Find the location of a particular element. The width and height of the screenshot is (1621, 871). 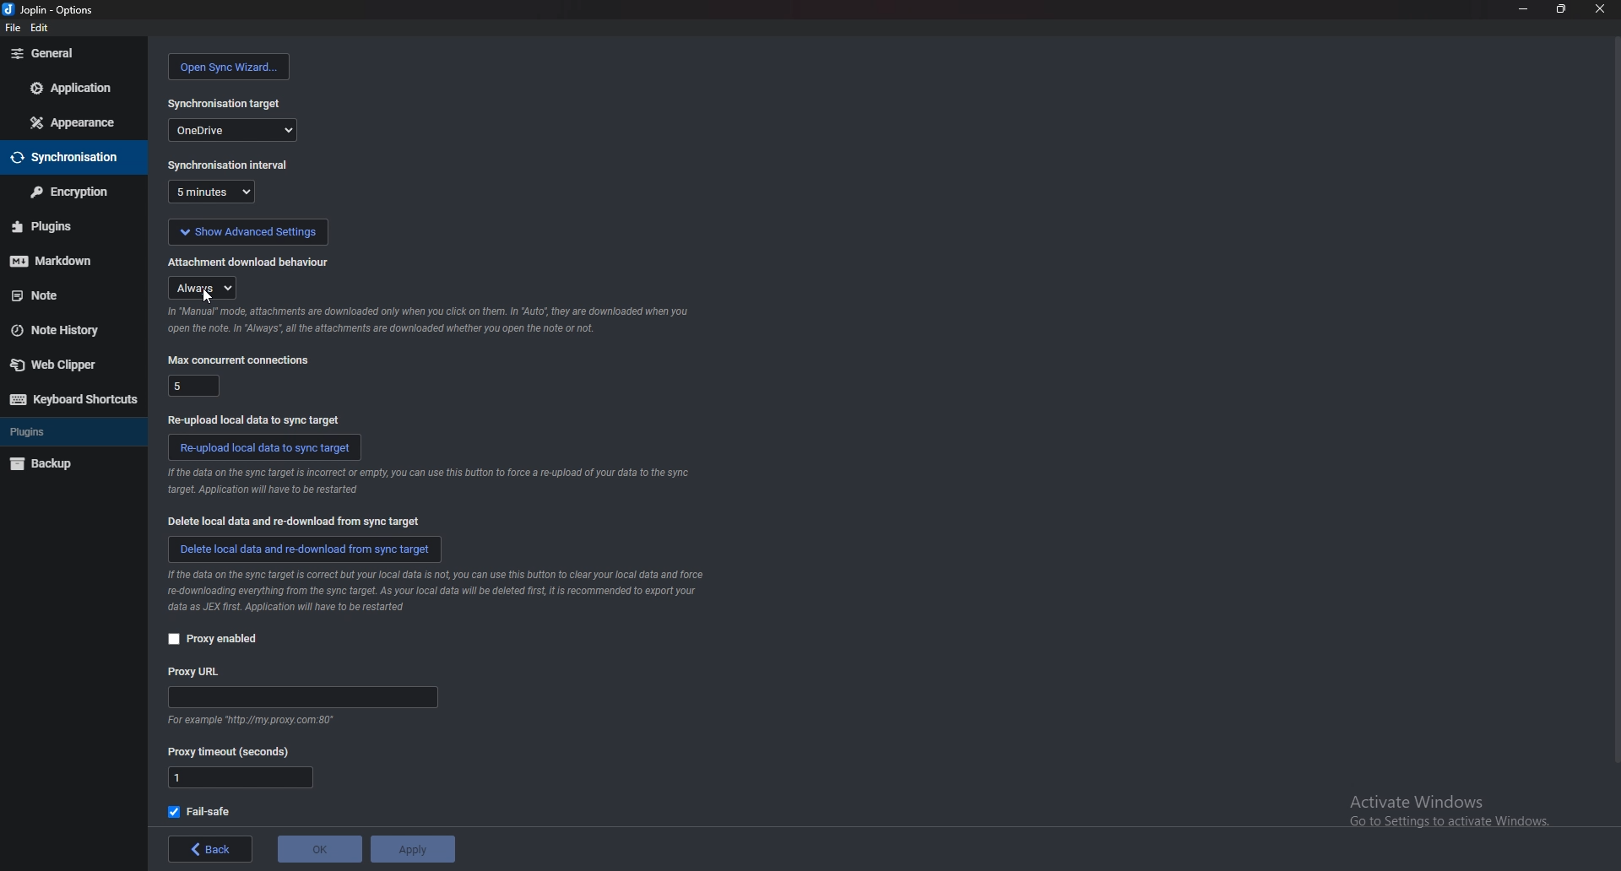

backup is located at coordinates (49, 465).